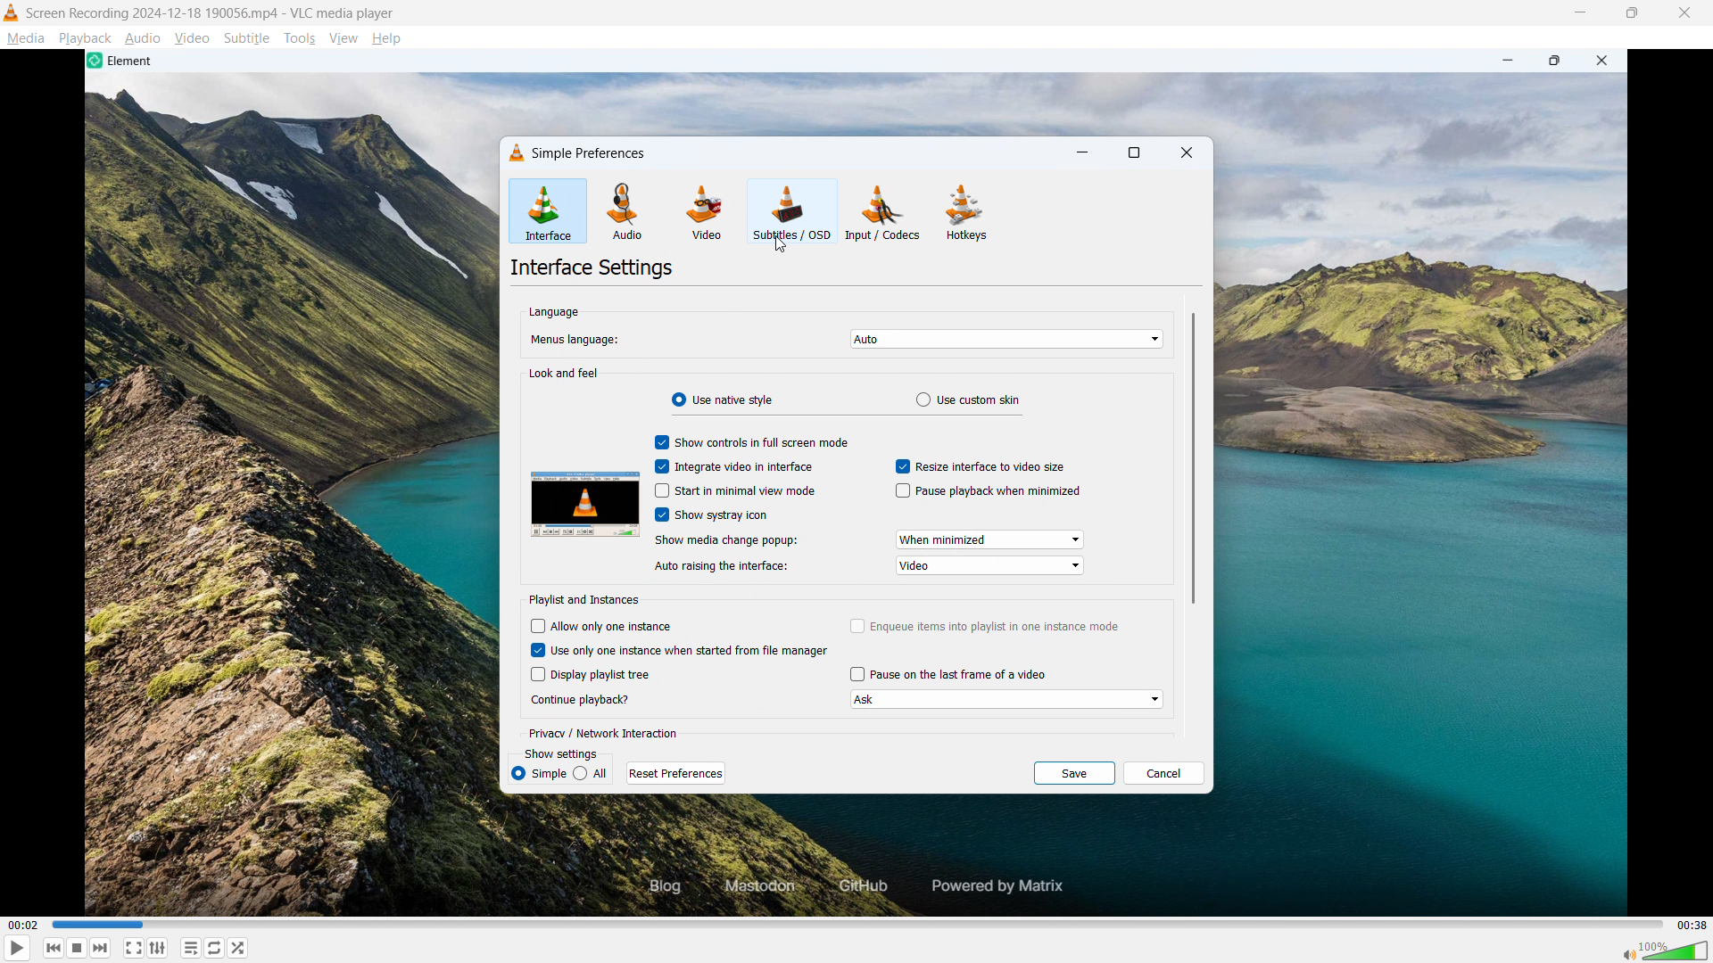  What do you see at coordinates (536, 628) in the screenshot?
I see `checkbox` at bounding box center [536, 628].